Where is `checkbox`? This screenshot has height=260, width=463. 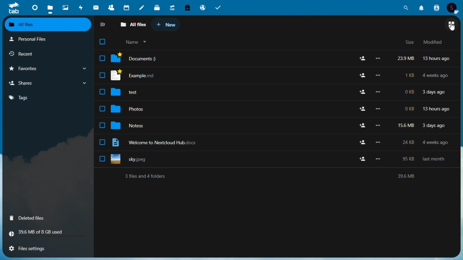 checkbox is located at coordinates (101, 109).